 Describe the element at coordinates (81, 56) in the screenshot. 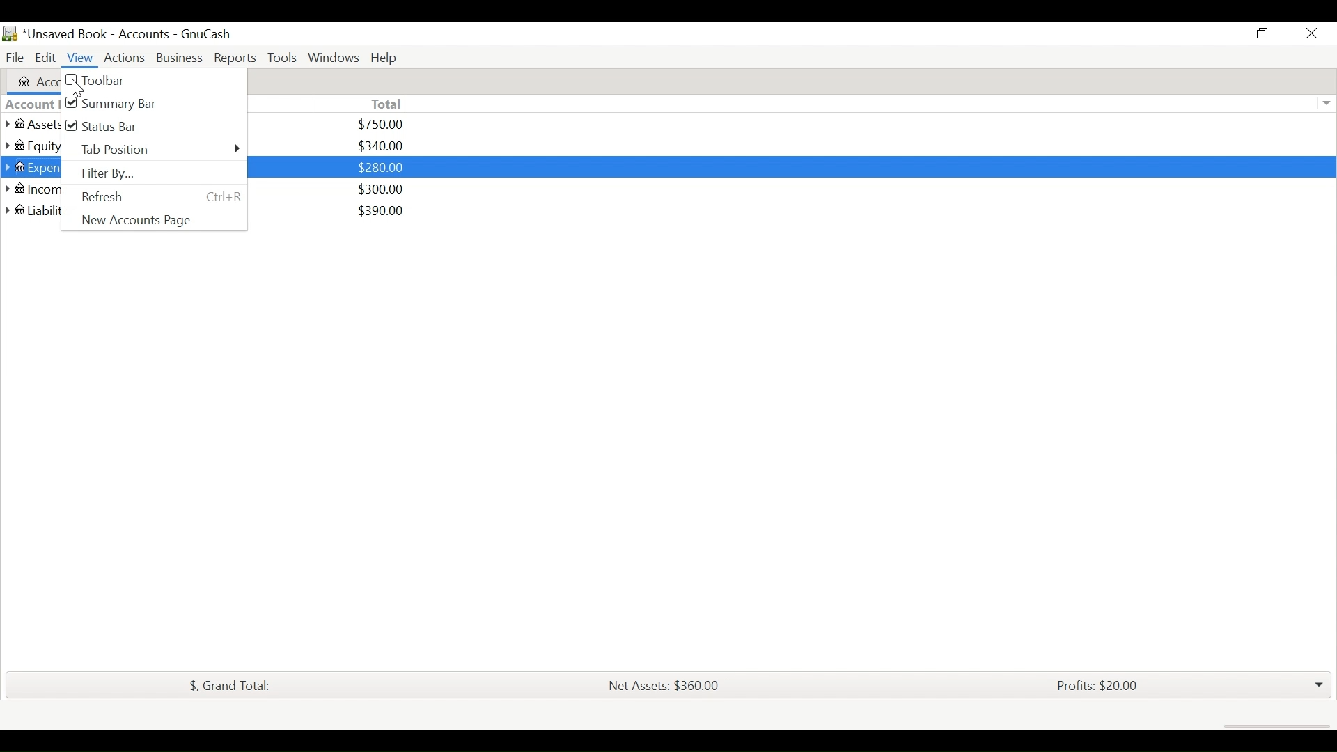

I see `View` at that location.